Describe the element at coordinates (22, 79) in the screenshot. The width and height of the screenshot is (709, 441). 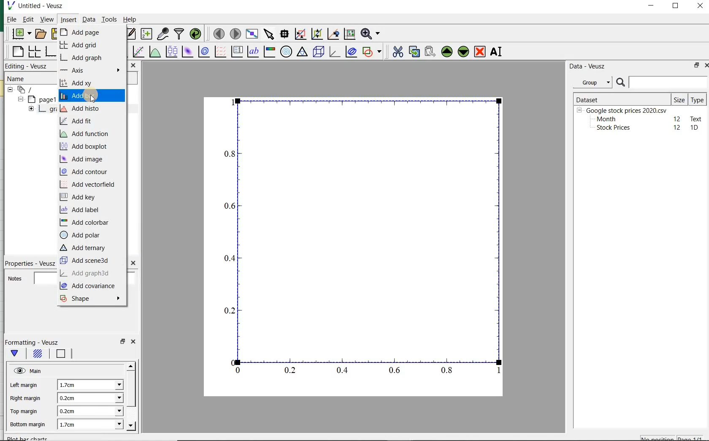
I see `Name` at that location.